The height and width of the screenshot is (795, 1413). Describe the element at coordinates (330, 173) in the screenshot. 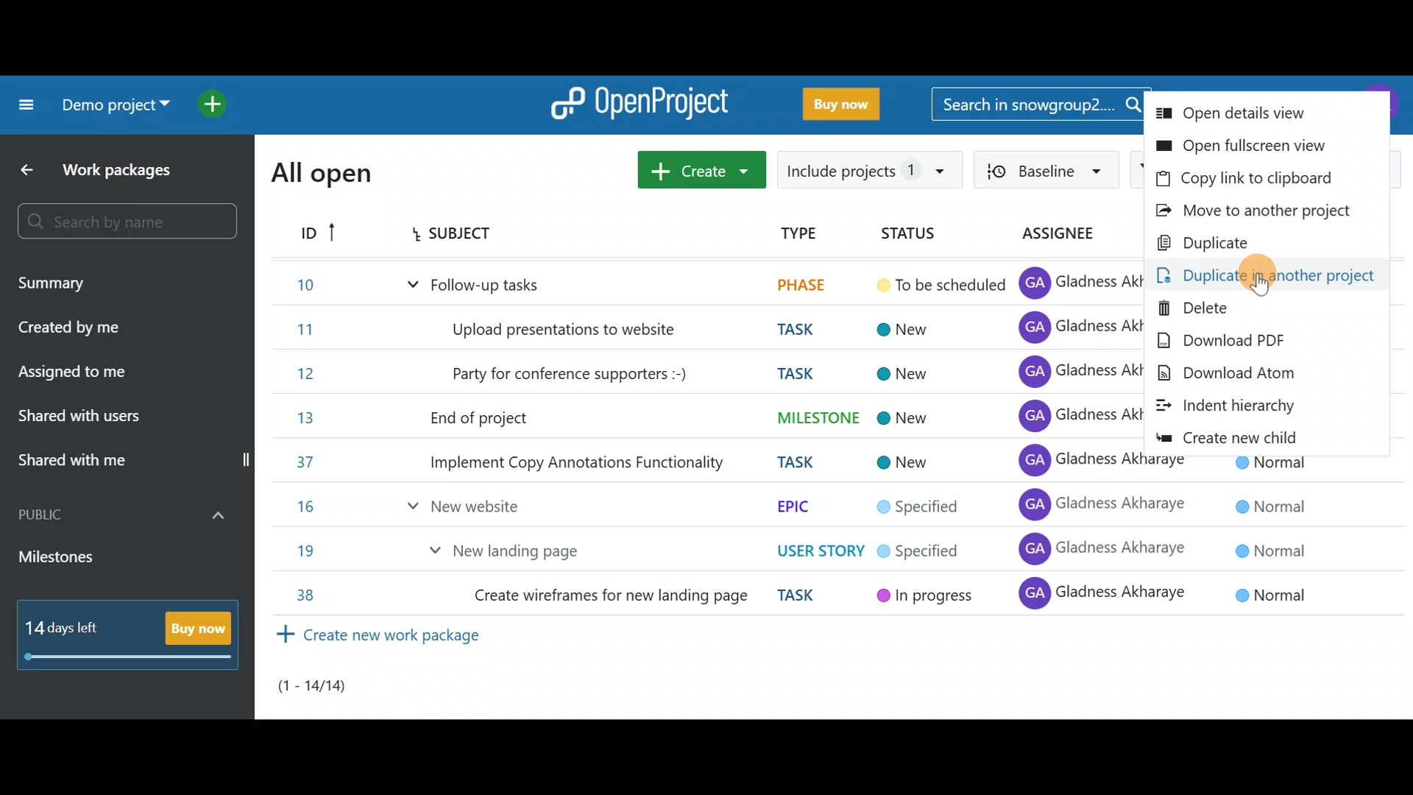

I see `All open` at that location.